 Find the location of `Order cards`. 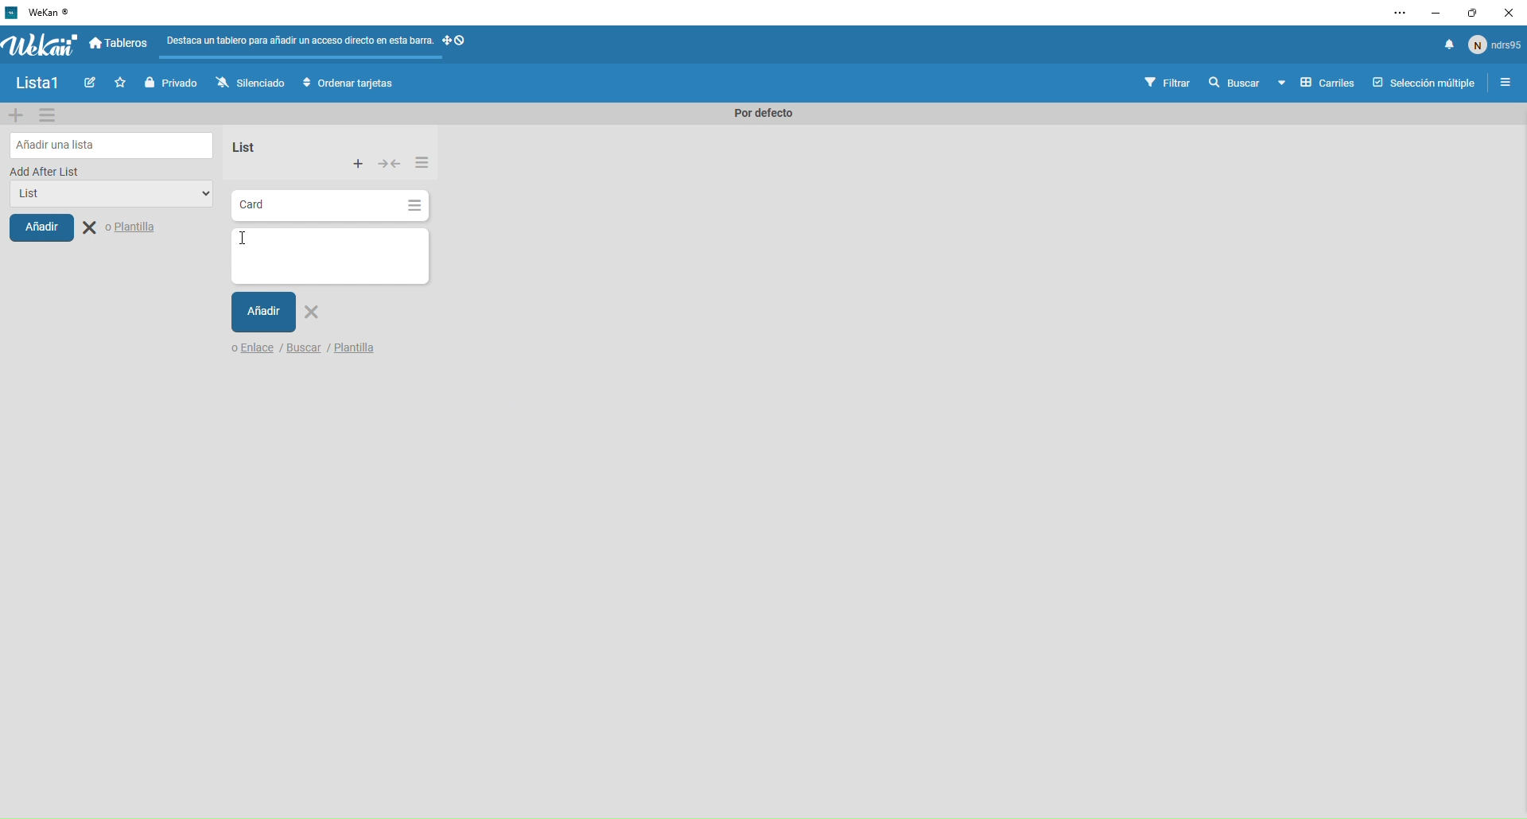

Order cards is located at coordinates (348, 83).